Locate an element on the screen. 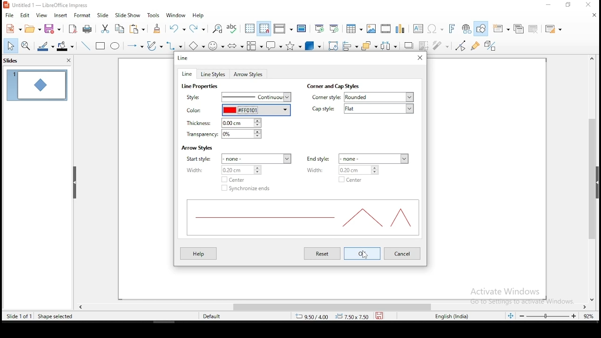  color is located at coordinates (195, 111).